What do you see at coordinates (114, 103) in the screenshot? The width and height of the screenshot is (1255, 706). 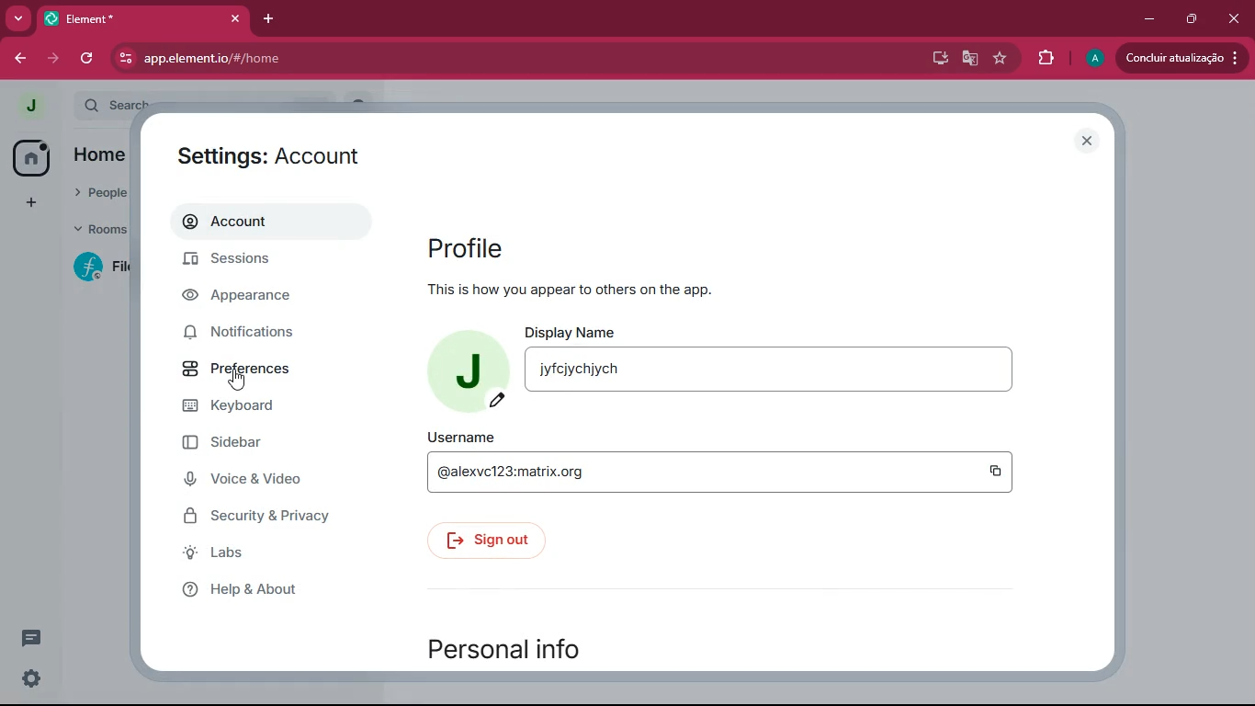 I see `search ctrl` at bounding box center [114, 103].